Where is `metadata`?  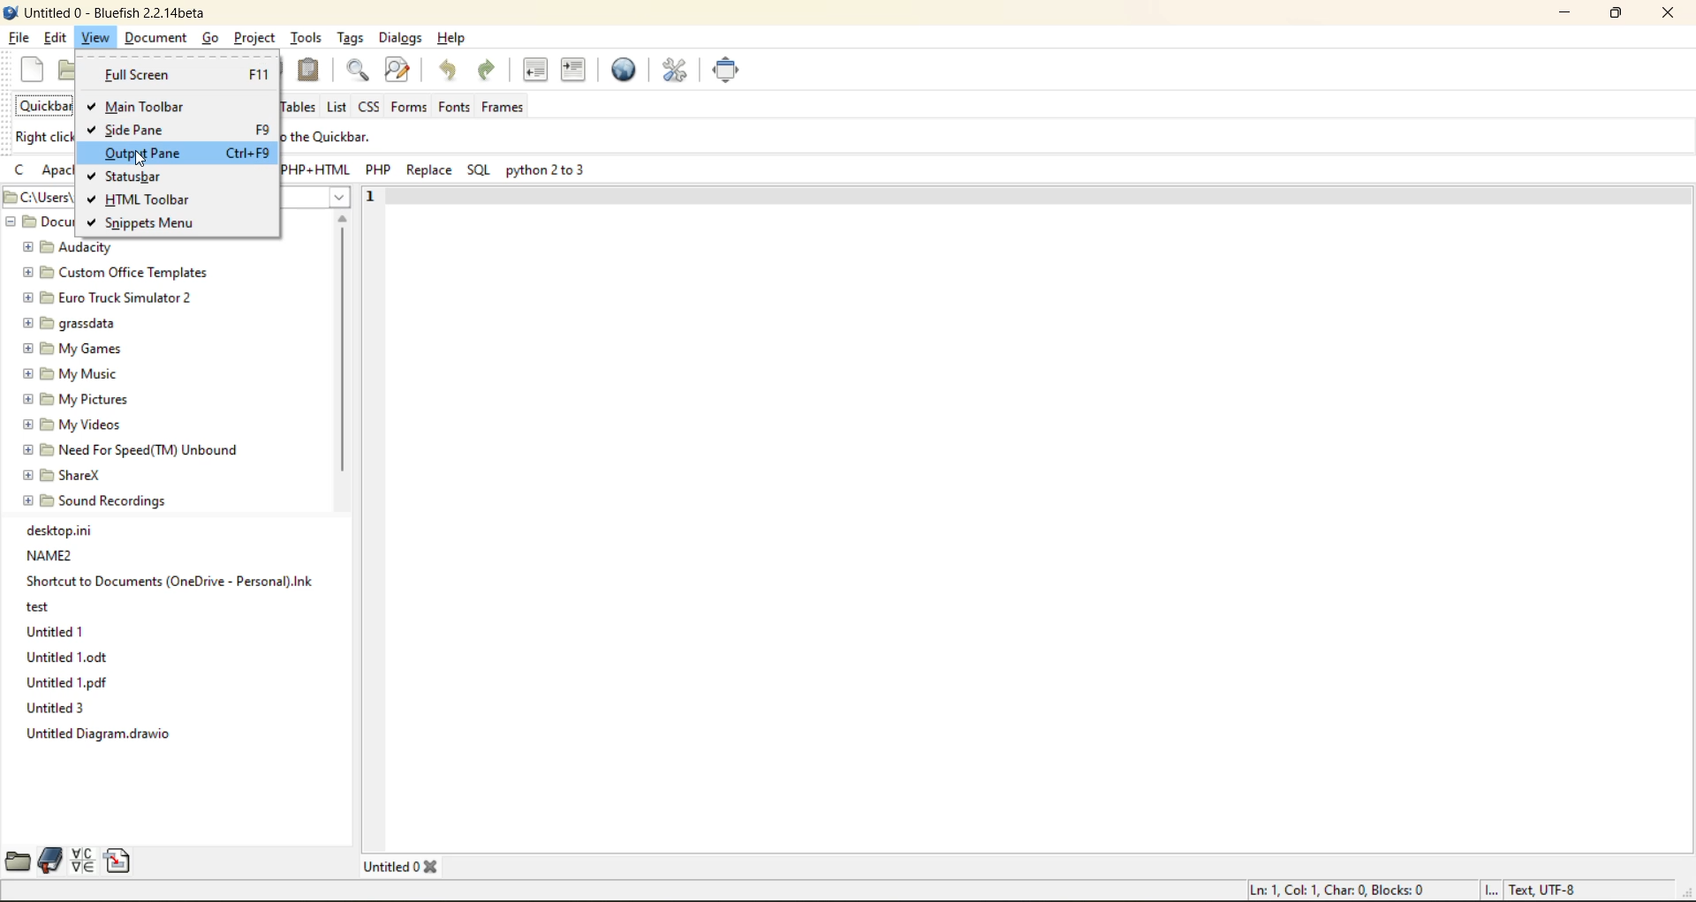 metadata is located at coordinates (1416, 889).